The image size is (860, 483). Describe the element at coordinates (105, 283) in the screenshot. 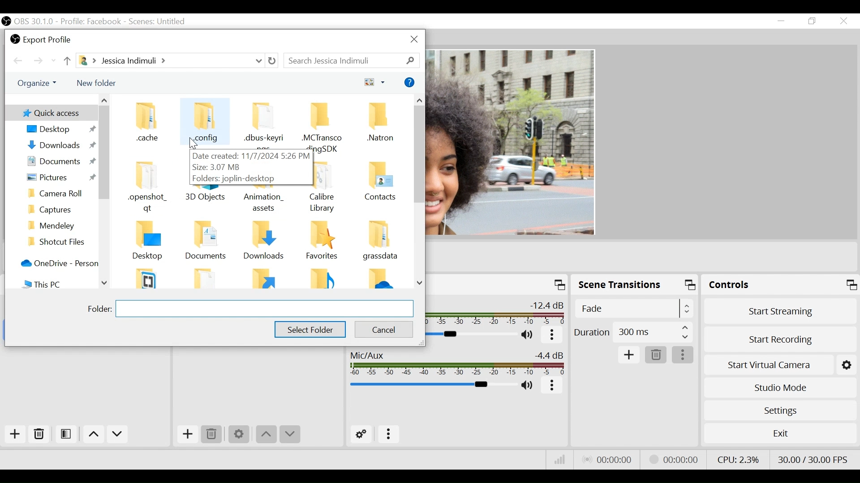

I see `Scroll down` at that location.